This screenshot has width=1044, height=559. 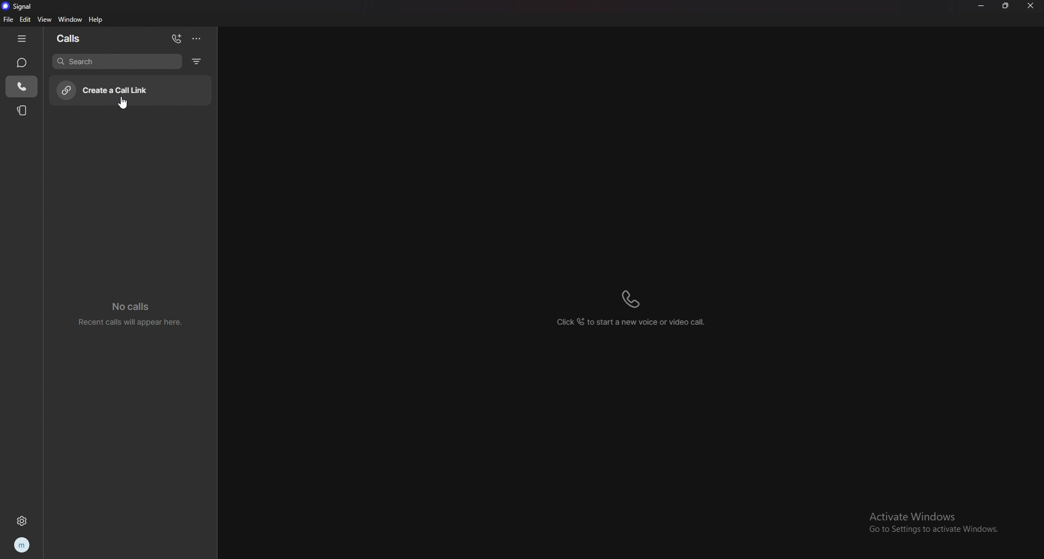 What do you see at coordinates (72, 37) in the screenshot?
I see `calls` at bounding box center [72, 37].